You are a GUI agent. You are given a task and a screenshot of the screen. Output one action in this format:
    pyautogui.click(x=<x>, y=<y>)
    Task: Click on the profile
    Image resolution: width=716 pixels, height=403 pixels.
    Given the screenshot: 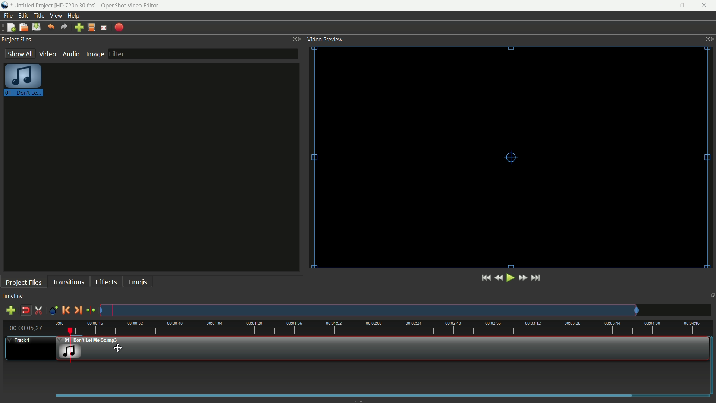 What is the action you would take?
    pyautogui.click(x=75, y=5)
    